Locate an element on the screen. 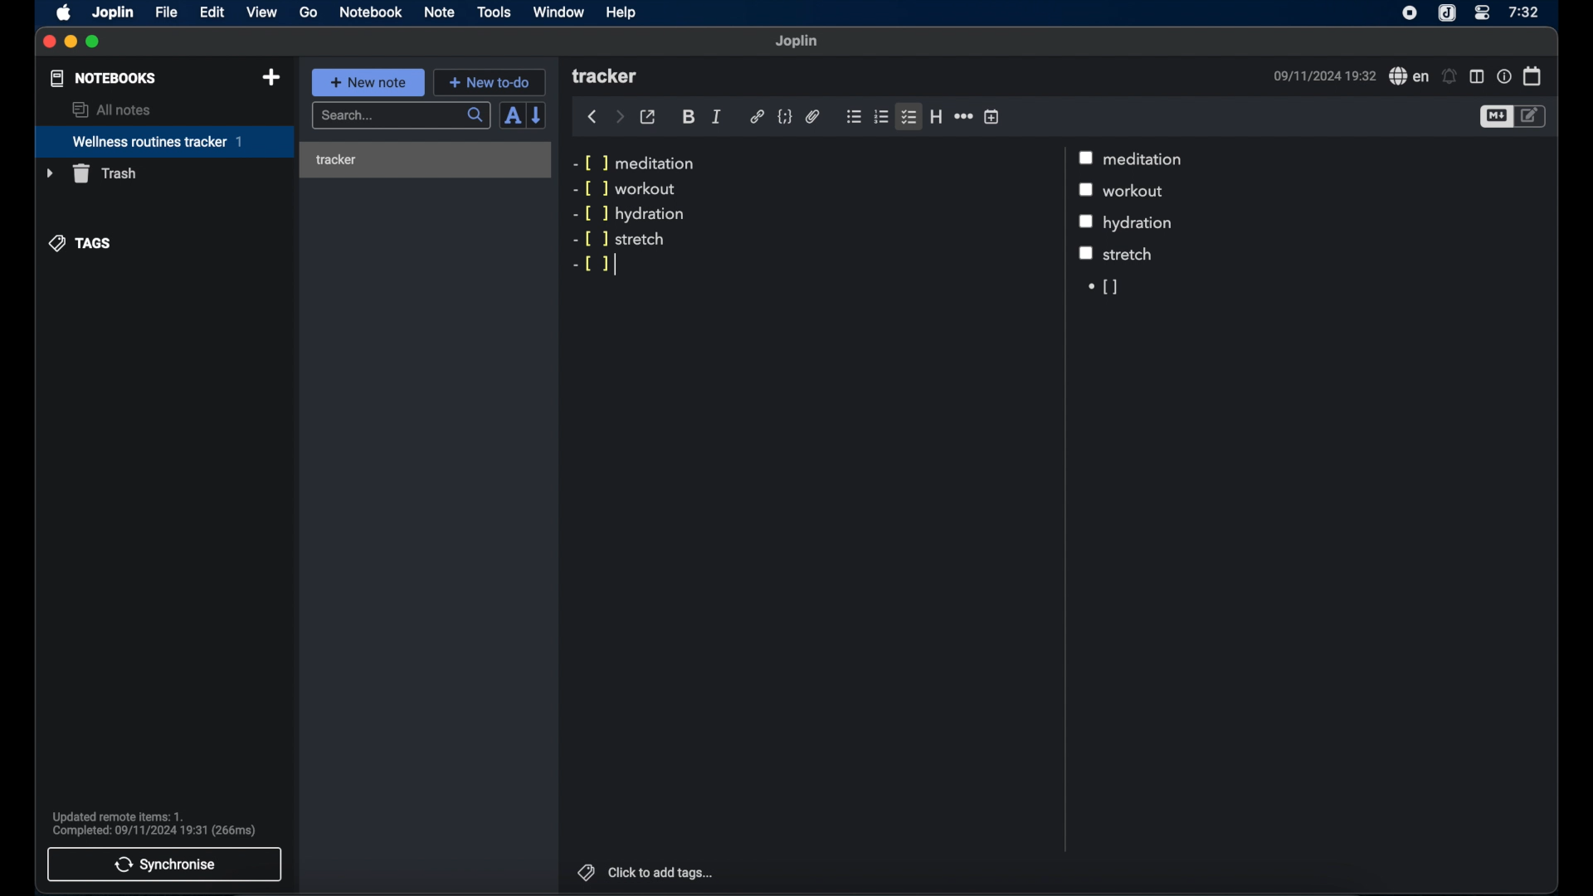 The width and height of the screenshot is (1593, 896). control center is located at coordinates (1483, 13).